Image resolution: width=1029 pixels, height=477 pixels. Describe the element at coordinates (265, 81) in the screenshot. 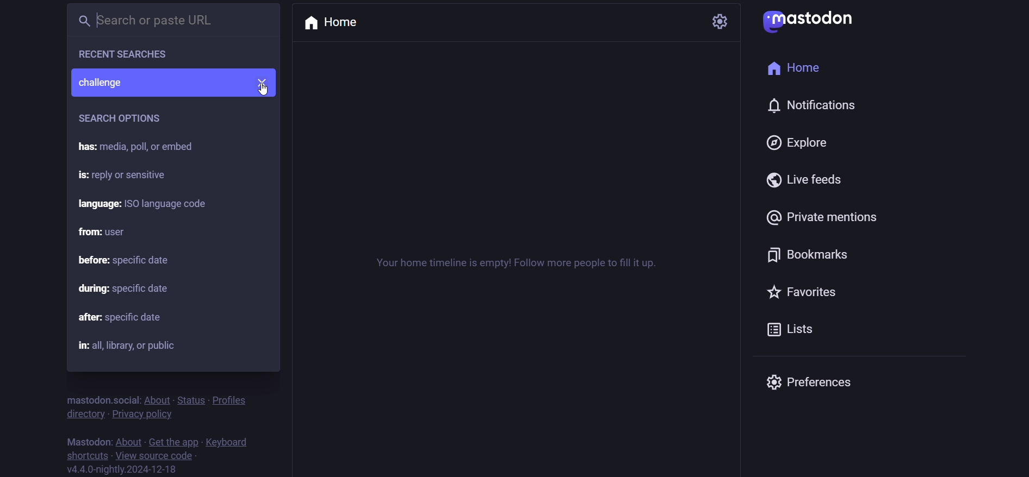

I see `close` at that location.